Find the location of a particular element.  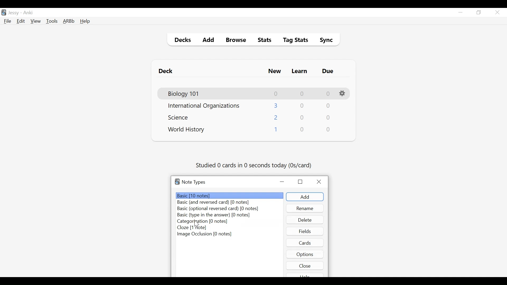

Basic (optional reversed card) (number of notes) is located at coordinates (218, 209).